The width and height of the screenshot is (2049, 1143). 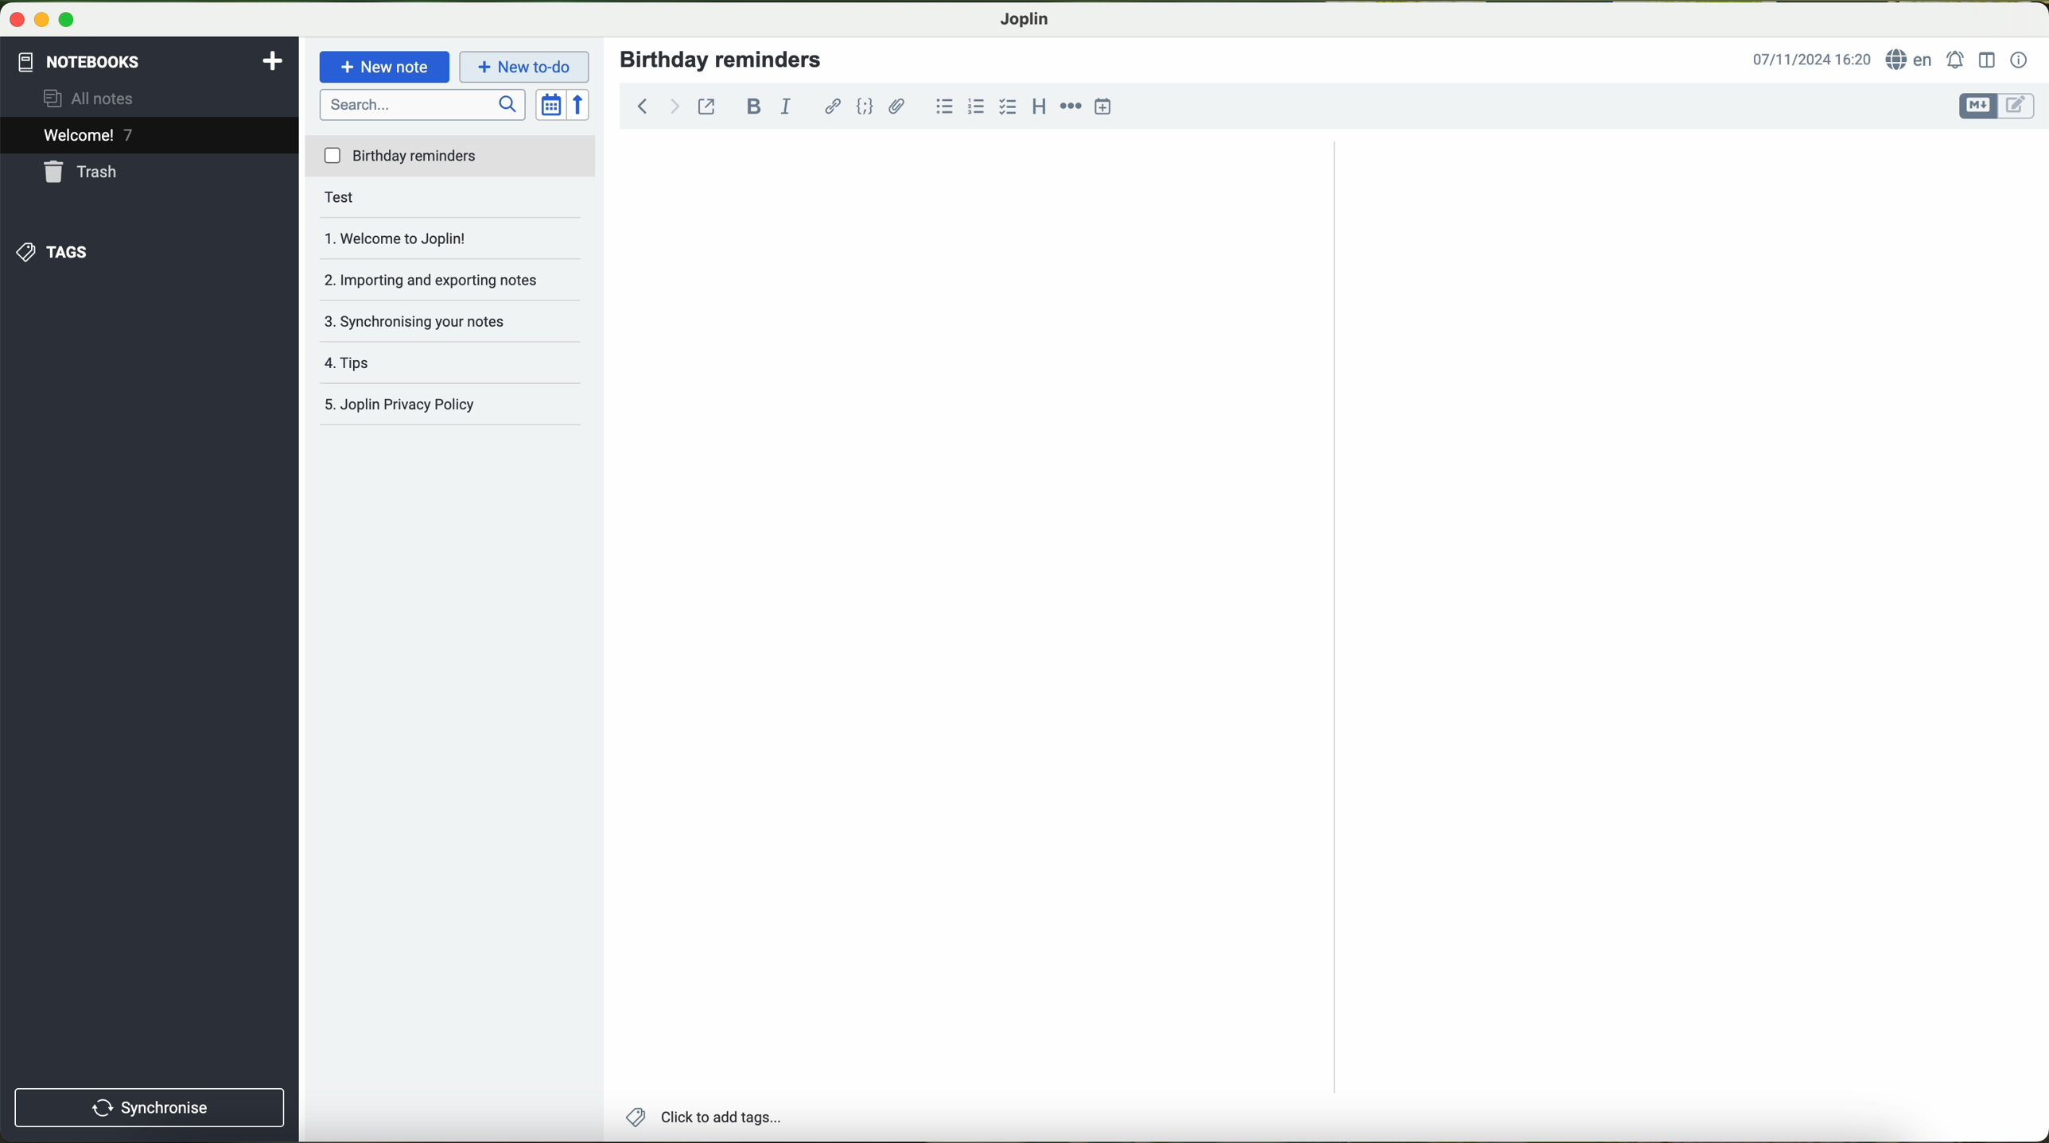 I want to click on toggle editors, so click(x=1998, y=107).